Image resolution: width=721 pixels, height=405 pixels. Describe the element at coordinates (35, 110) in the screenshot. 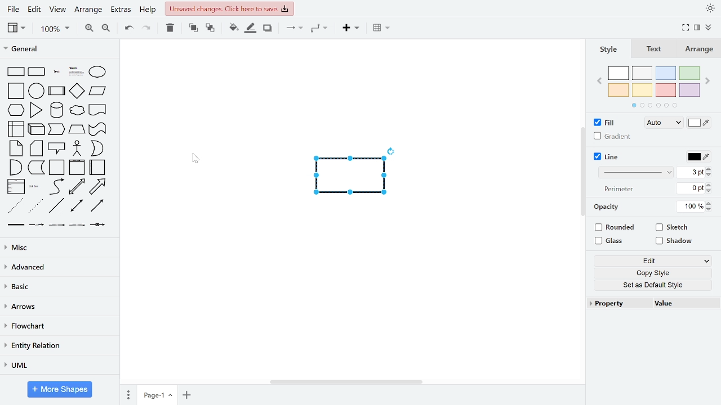

I see `general shapes` at that location.